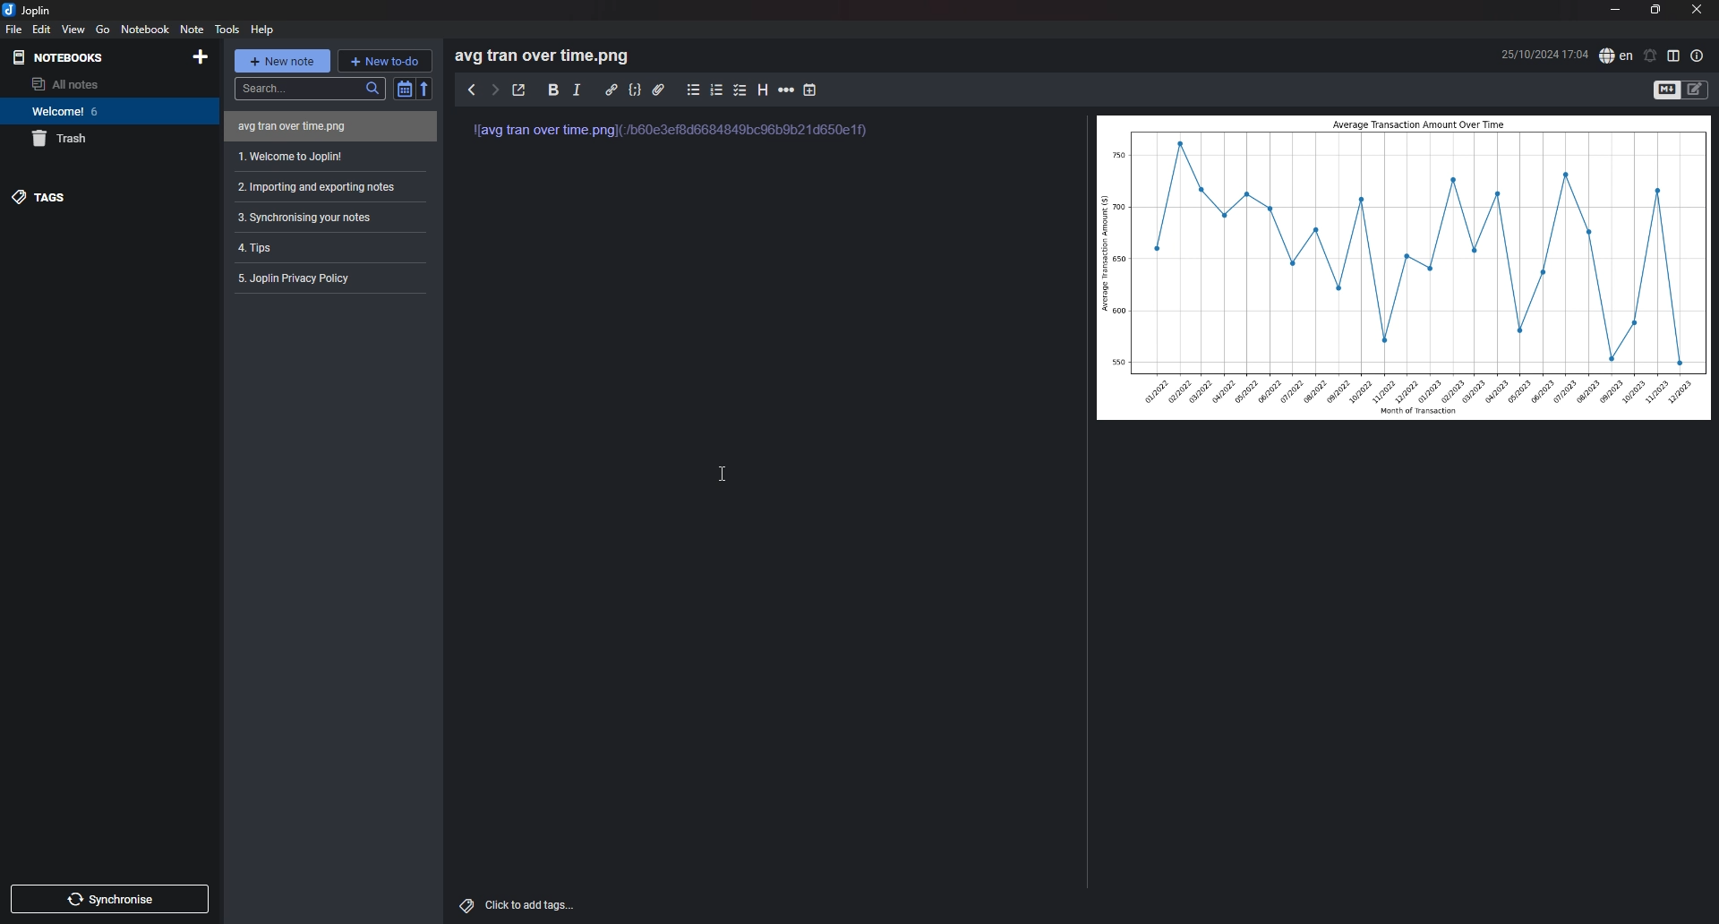  What do you see at coordinates (1675, 56) in the screenshot?
I see `toggle editor layout` at bounding box center [1675, 56].